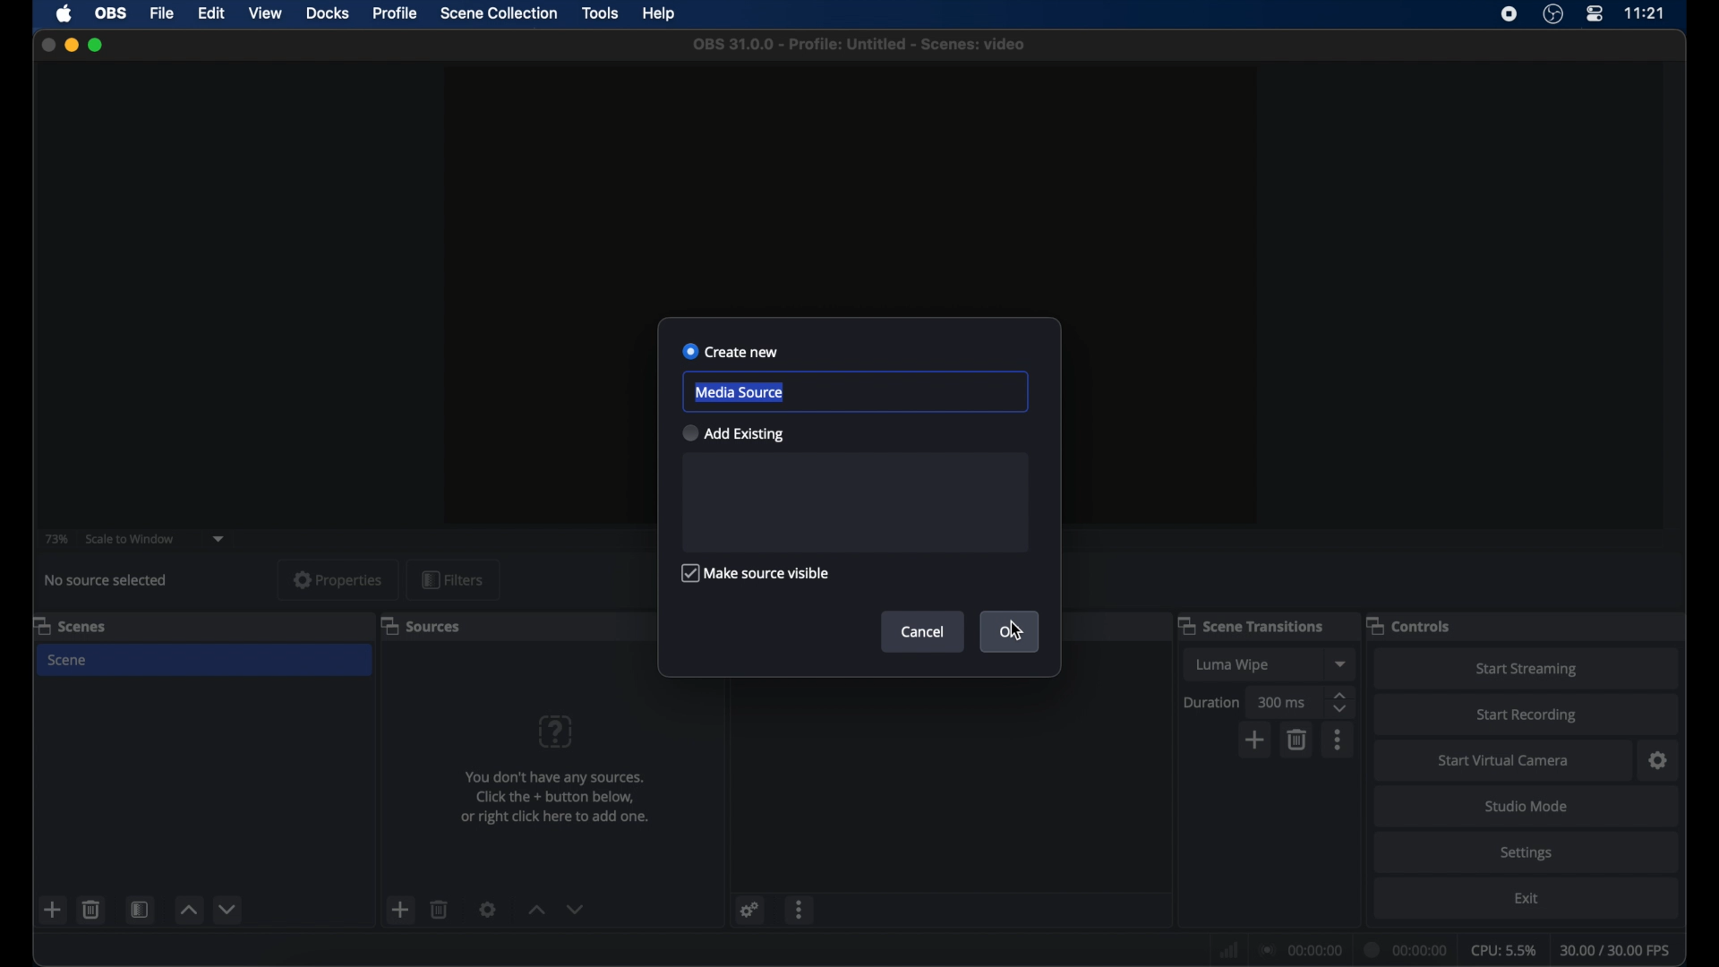 This screenshot has height=967, width=1719. Describe the element at coordinates (71, 625) in the screenshot. I see `scenes` at that location.